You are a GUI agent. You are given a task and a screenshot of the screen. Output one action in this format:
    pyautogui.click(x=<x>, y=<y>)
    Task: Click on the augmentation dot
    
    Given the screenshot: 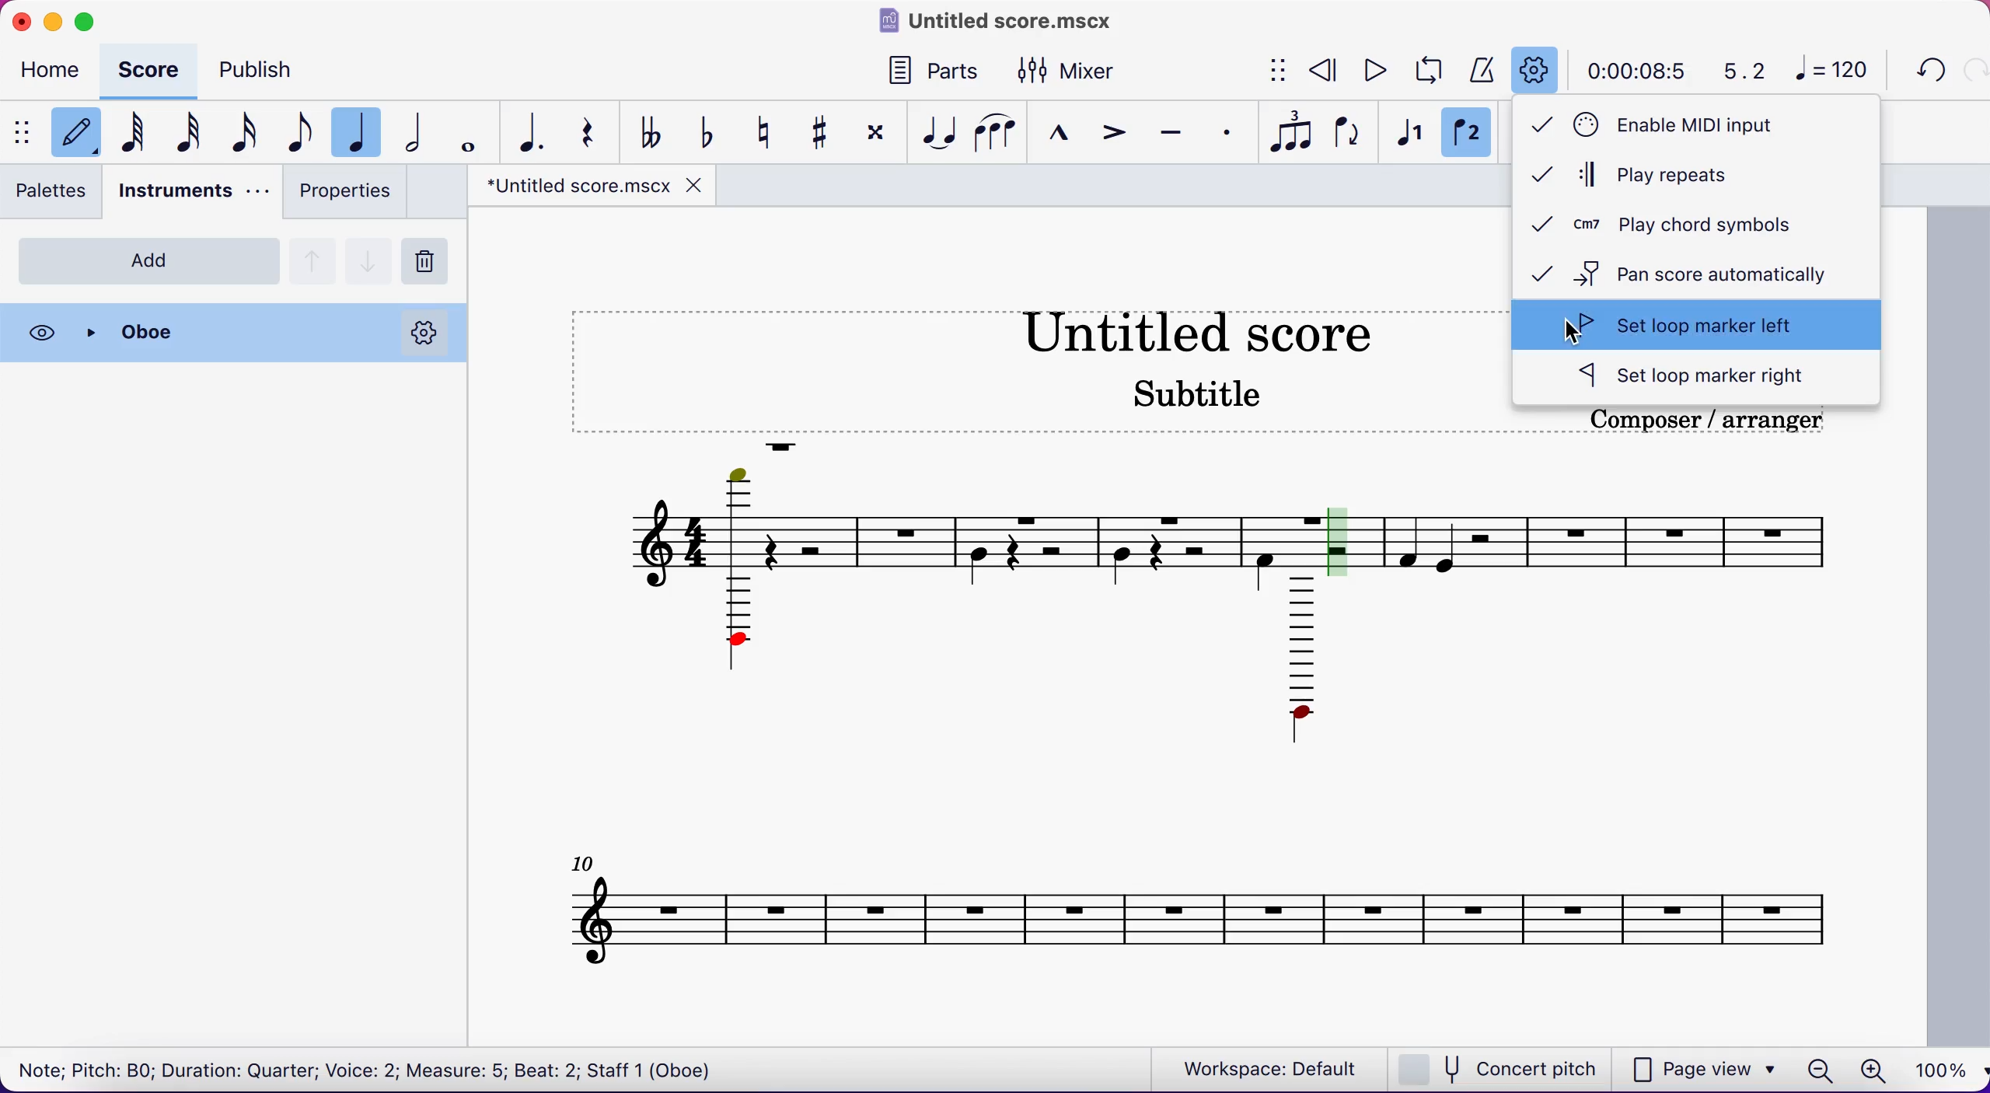 What is the action you would take?
    pyautogui.click(x=527, y=132)
    